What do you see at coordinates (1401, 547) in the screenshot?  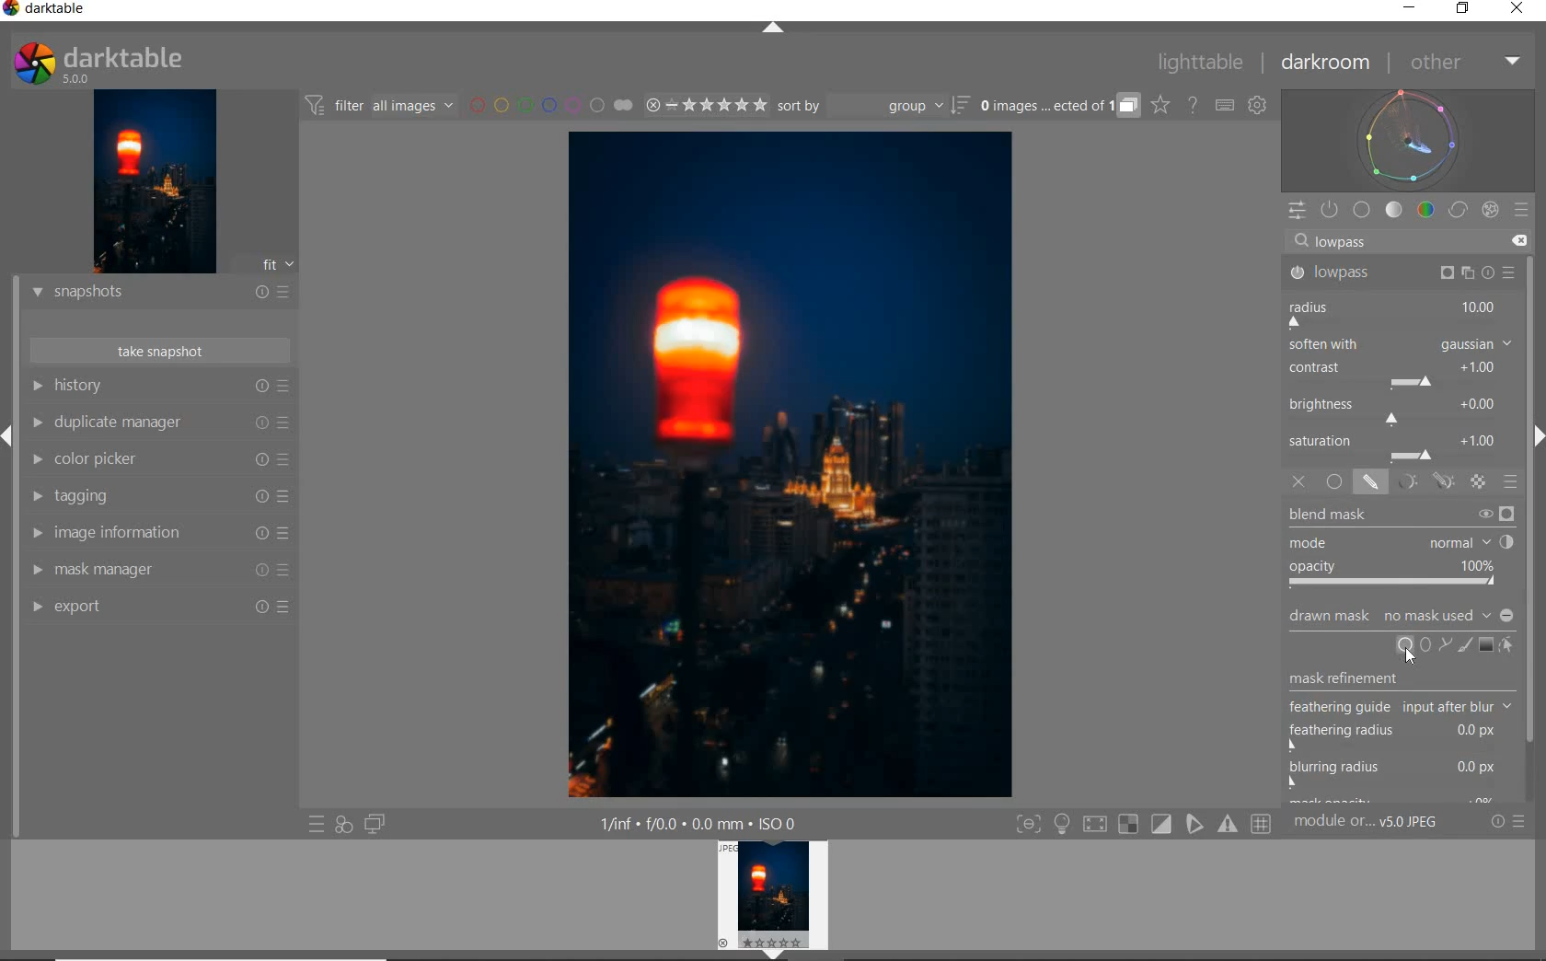 I see `BLEND MASK` at bounding box center [1401, 547].